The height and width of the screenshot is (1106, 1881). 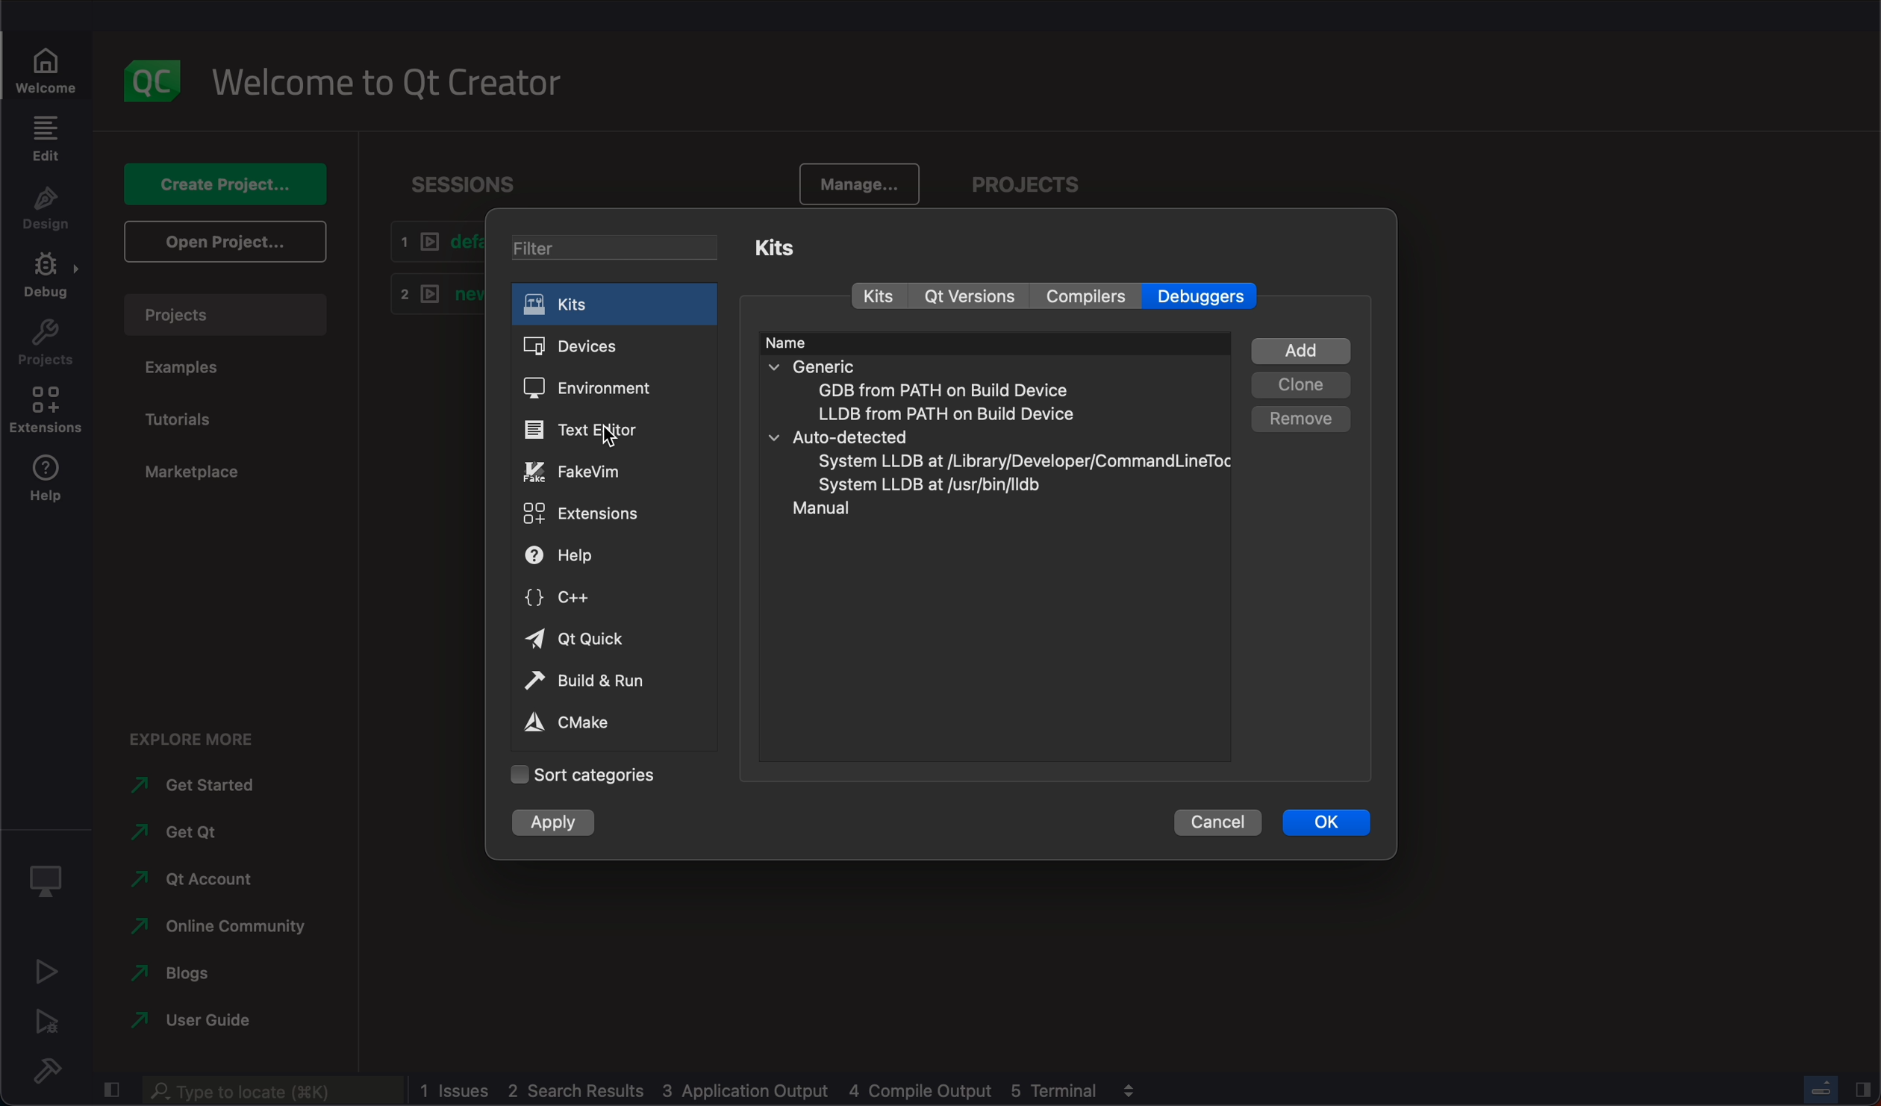 What do you see at coordinates (429, 297) in the screenshot?
I see `new1` at bounding box center [429, 297].